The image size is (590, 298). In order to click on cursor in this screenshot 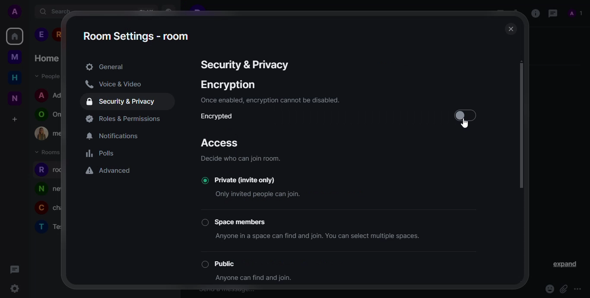, I will do `click(466, 124)`.